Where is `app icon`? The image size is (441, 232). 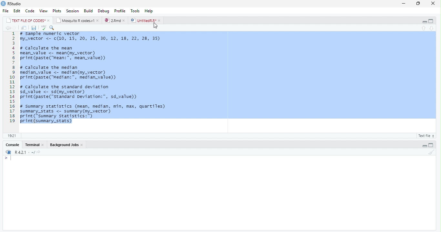 app icon is located at coordinates (3, 3).